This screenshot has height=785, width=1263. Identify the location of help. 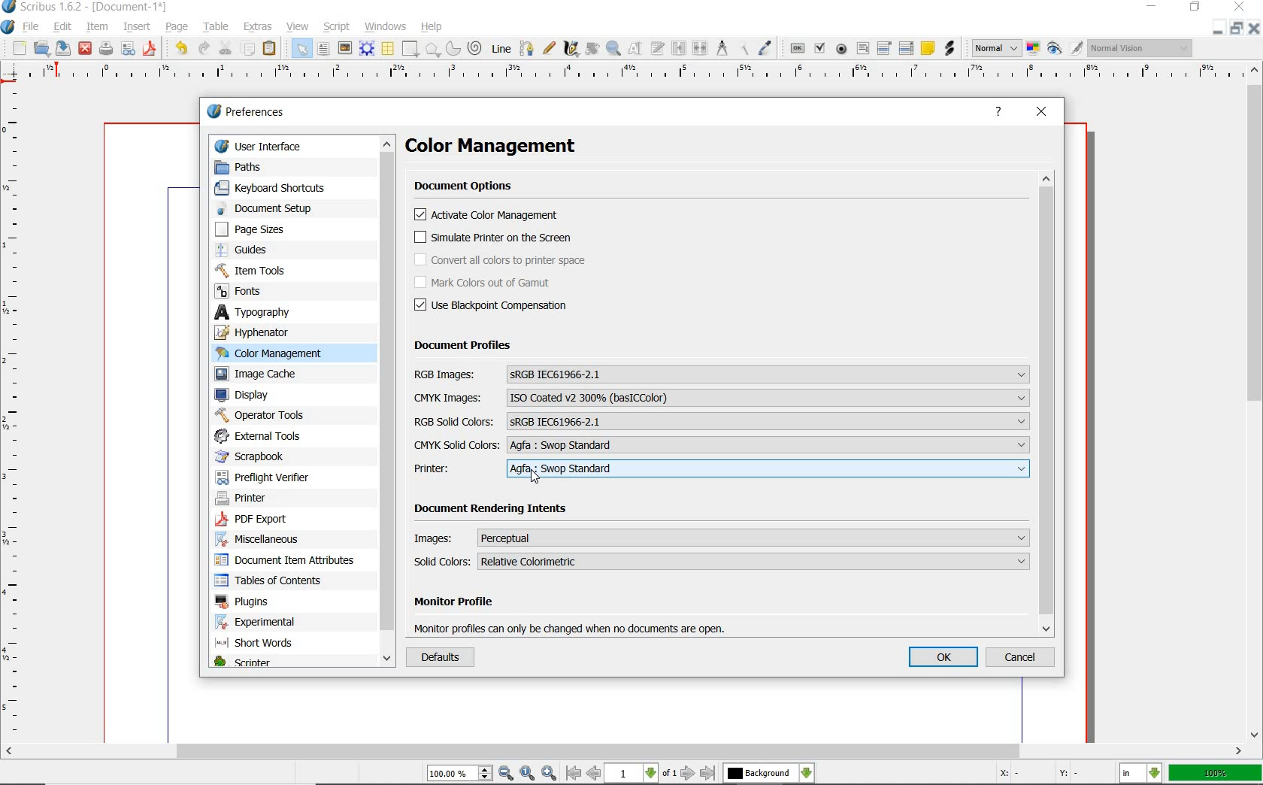
(433, 26).